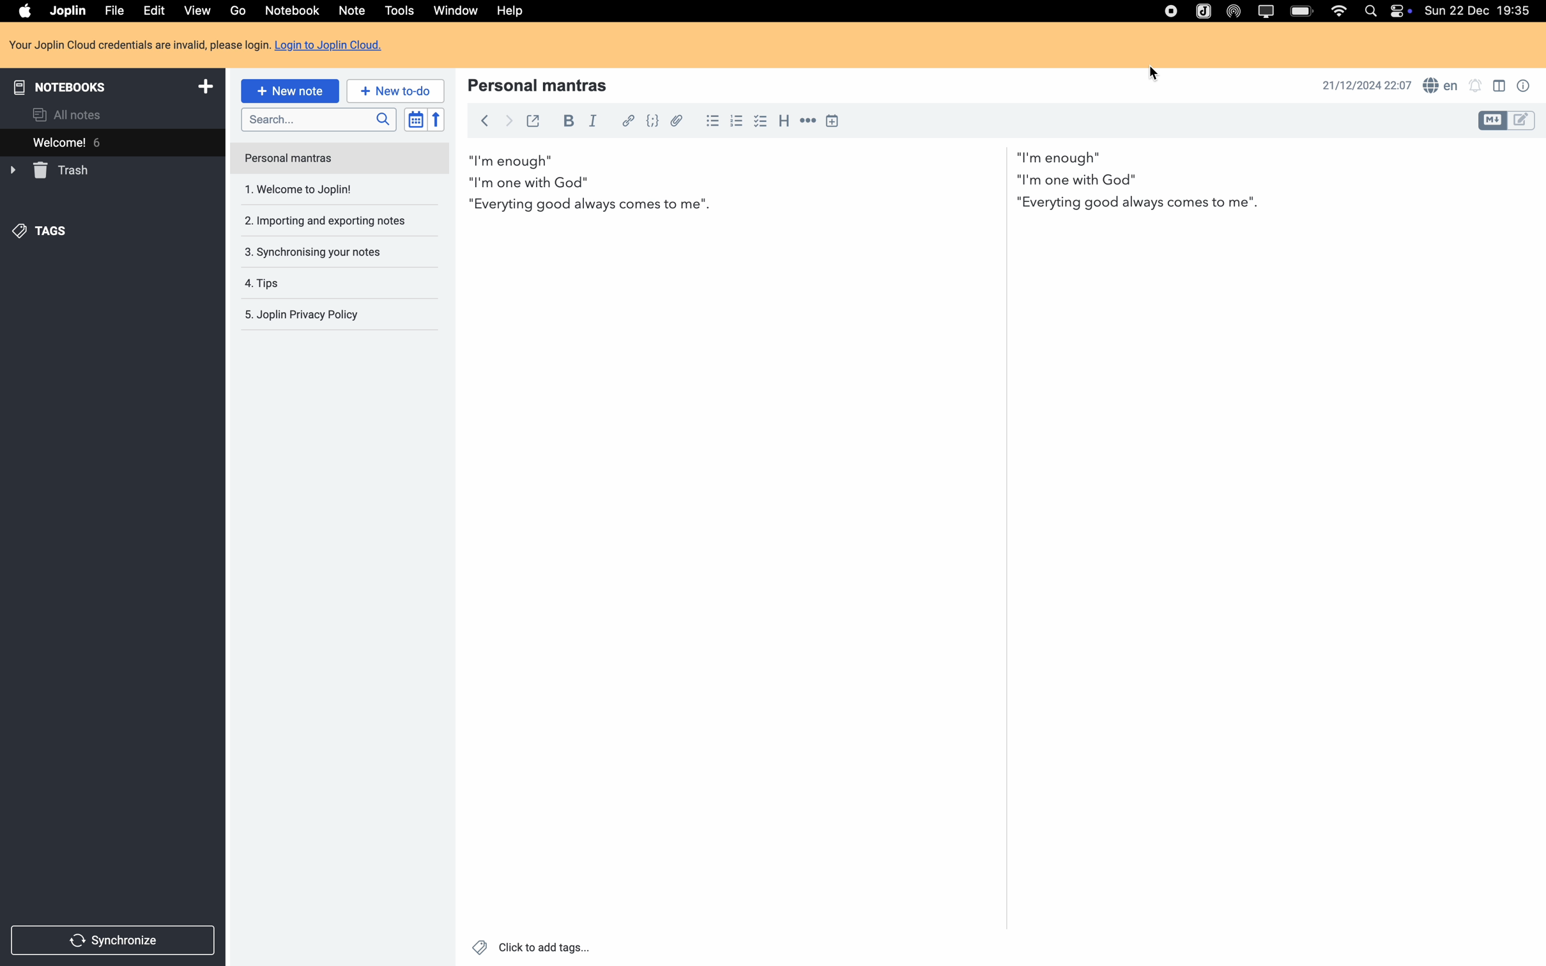 This screenshot has height=966, width=1546. Describe the element at coordinates (785, 121) in the screenshot. I see `heading` at that location.